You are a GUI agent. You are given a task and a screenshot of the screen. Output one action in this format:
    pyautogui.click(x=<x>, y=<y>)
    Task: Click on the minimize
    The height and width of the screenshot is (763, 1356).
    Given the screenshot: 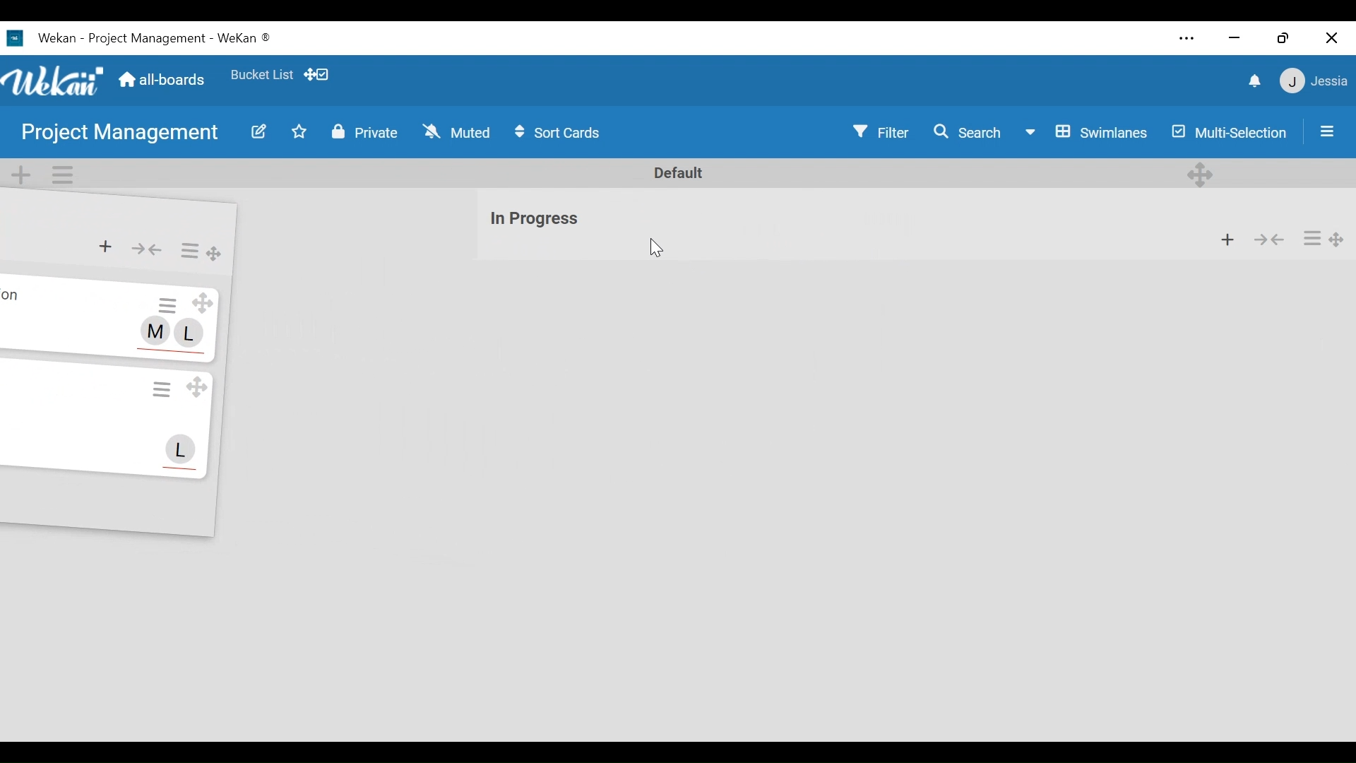 What is the action you would take?
    pyautogui.click(x=1232, y=39)
    